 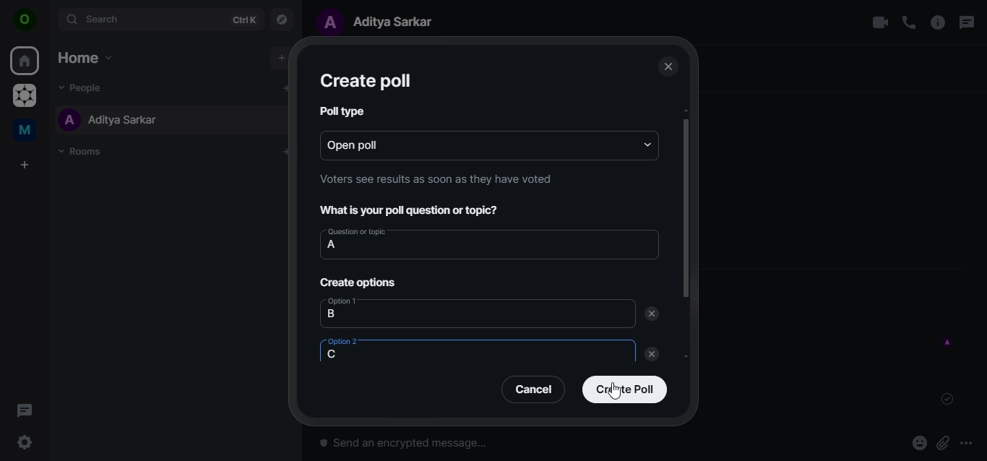 What do you see at coordinates (655, 356) in the screenshot?
I see `delete` at bounding box center [655, 356].